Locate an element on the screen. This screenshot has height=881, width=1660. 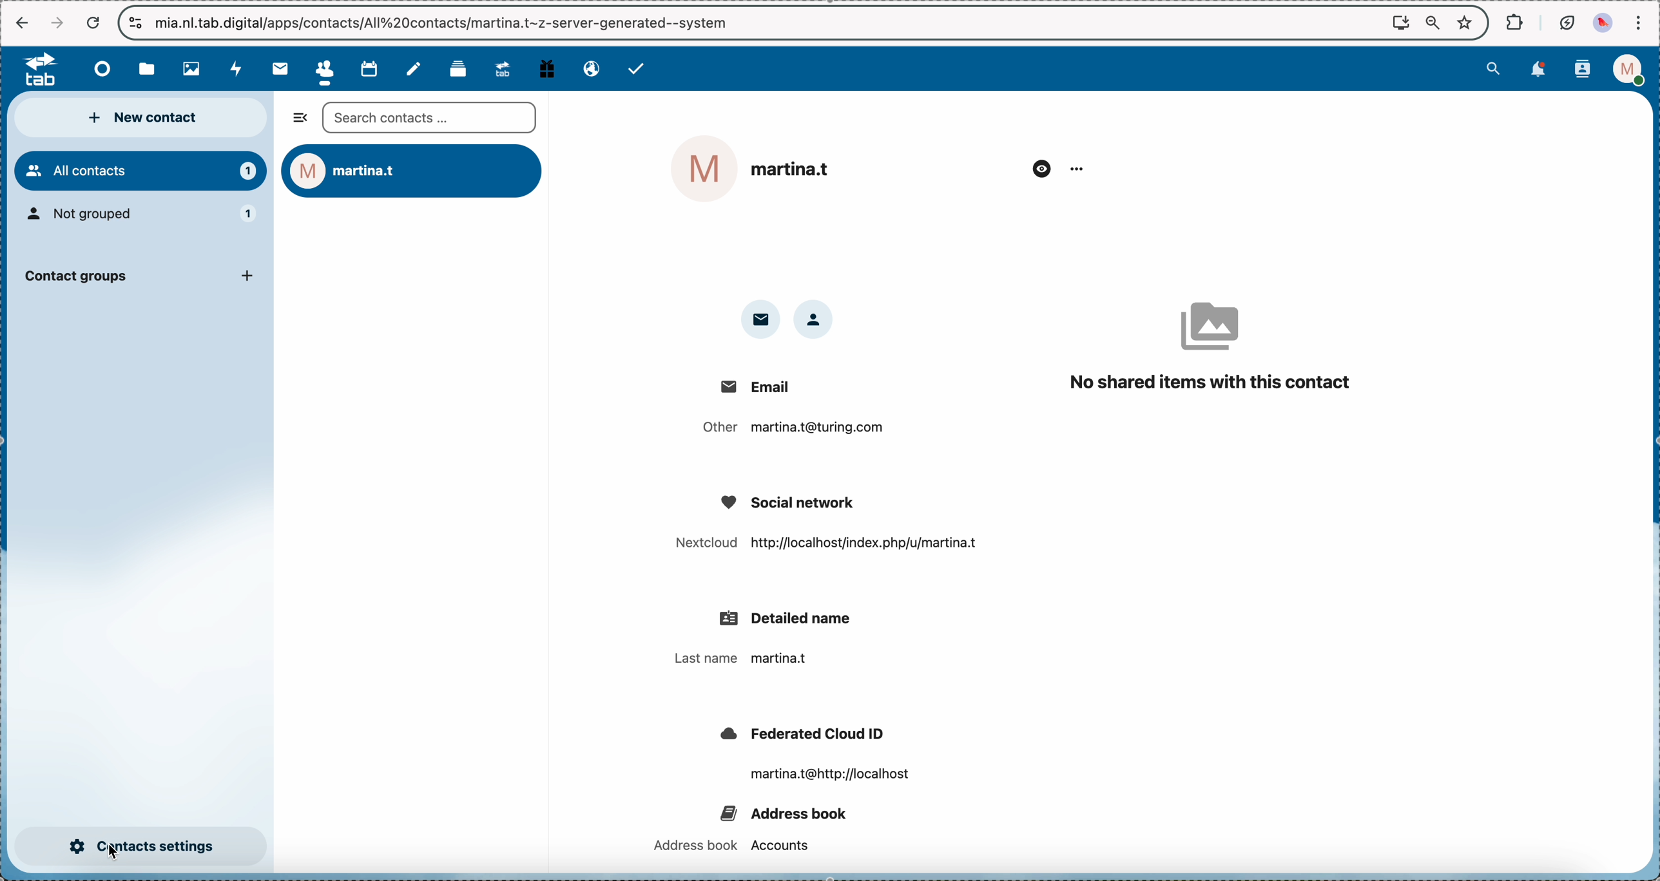
deck is located at coordinates (457, 70).